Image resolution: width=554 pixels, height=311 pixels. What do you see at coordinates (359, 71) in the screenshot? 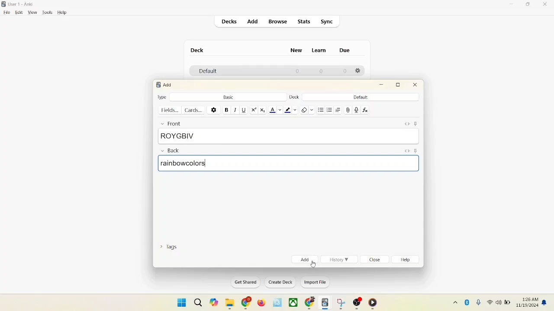
I see `Options` at bounding box center [359, 71].